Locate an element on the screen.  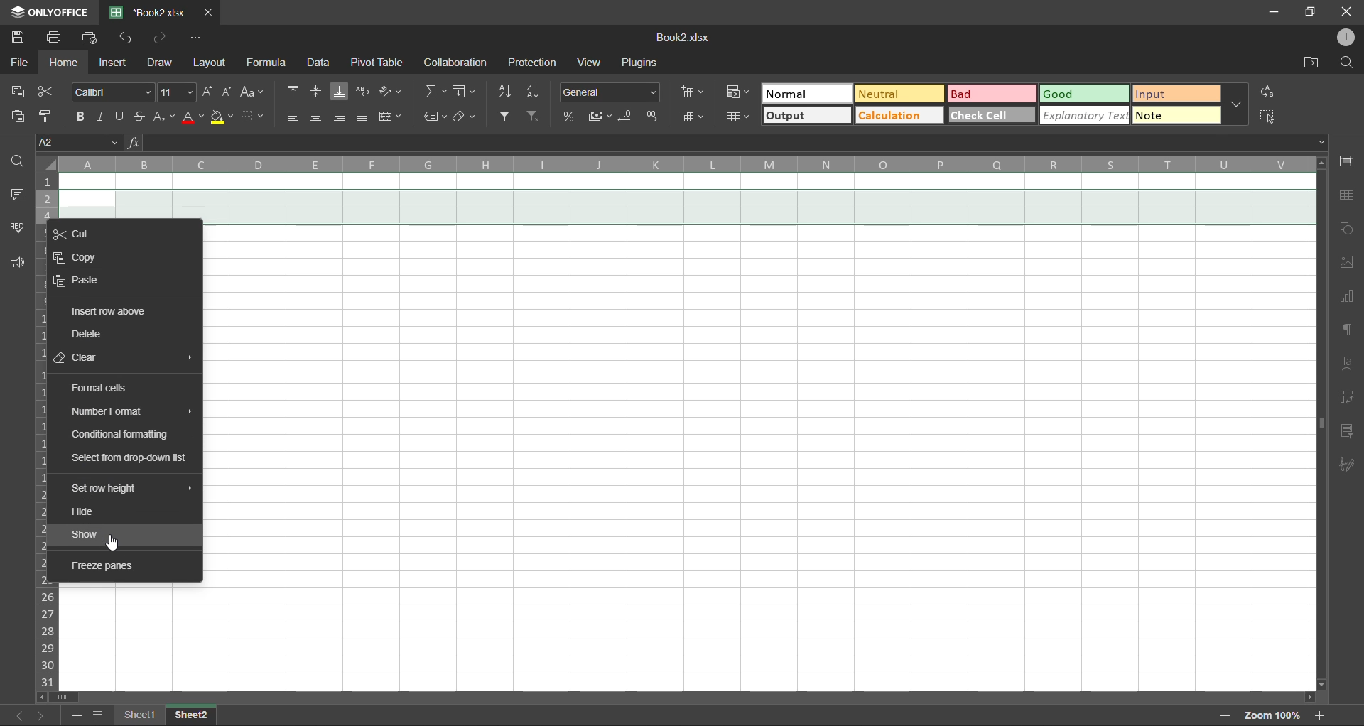
column names is located at coordinates (685, 164).